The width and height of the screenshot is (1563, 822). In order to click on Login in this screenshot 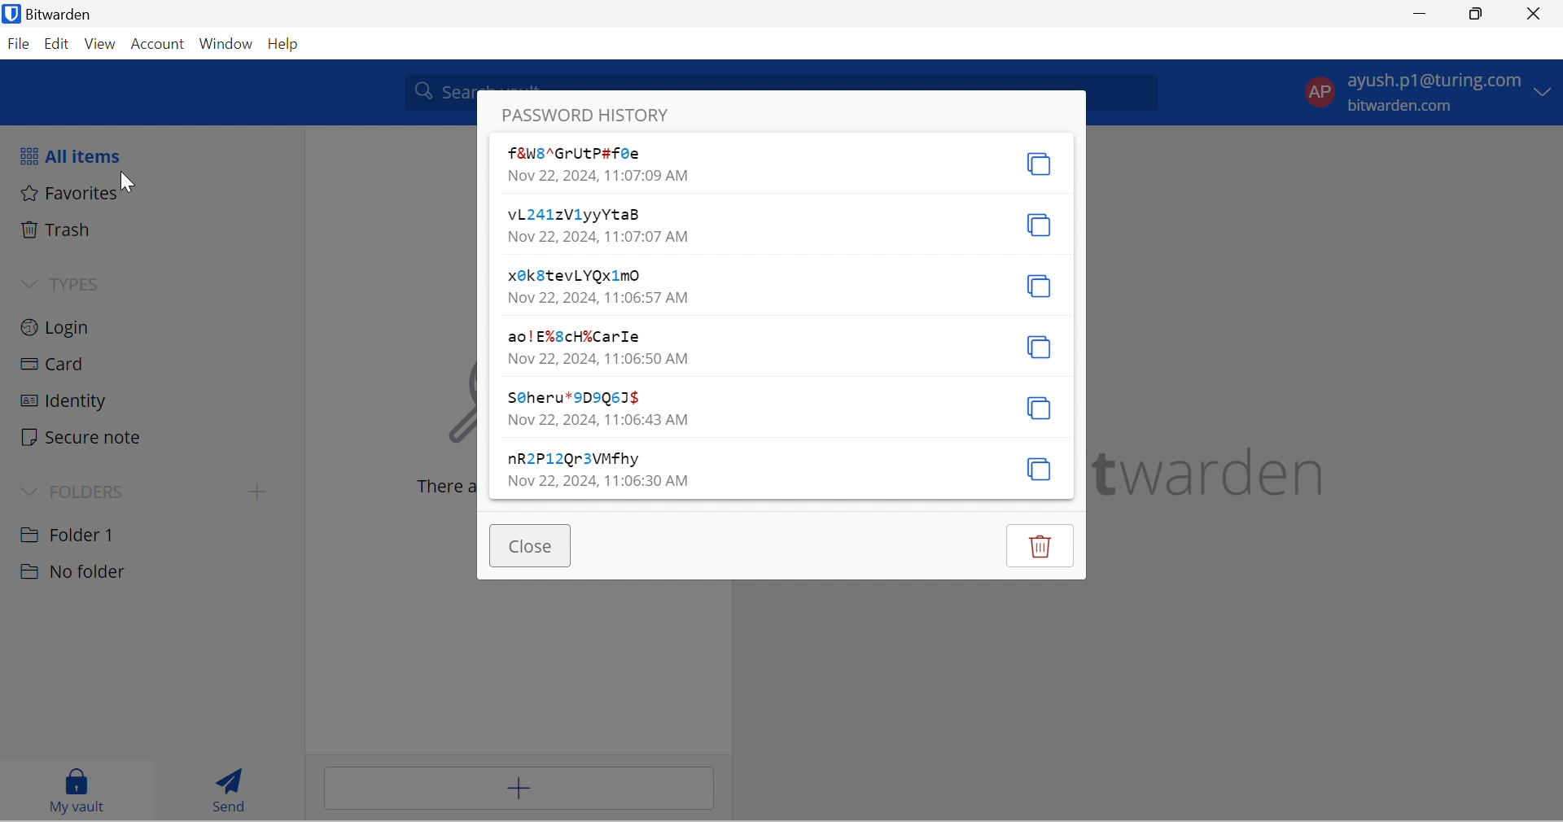, I will do `click(63, 328)`.